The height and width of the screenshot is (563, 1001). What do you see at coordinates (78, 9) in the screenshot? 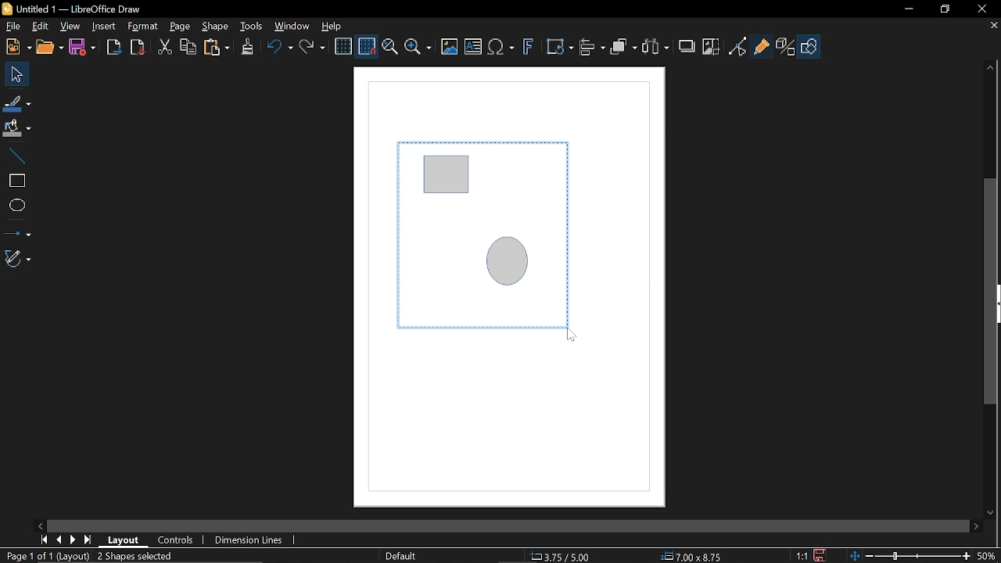
I see `Current window` at bounding box center [78, 9].